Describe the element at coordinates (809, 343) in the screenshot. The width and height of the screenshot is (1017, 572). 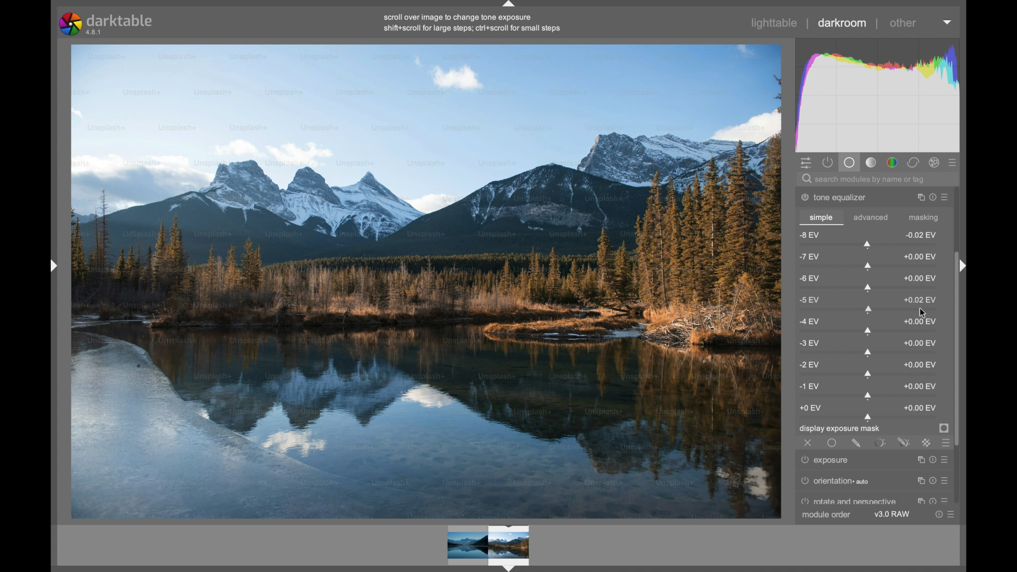
I see `-3 ev` at that location.